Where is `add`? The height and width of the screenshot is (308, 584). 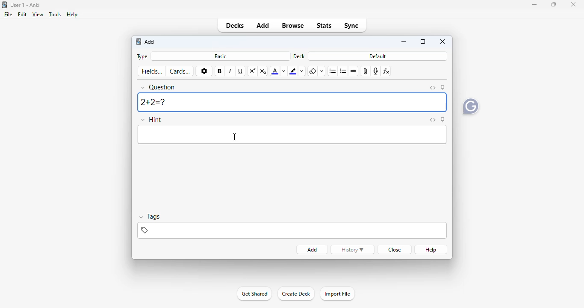 add is located at coordinates (313, 250).